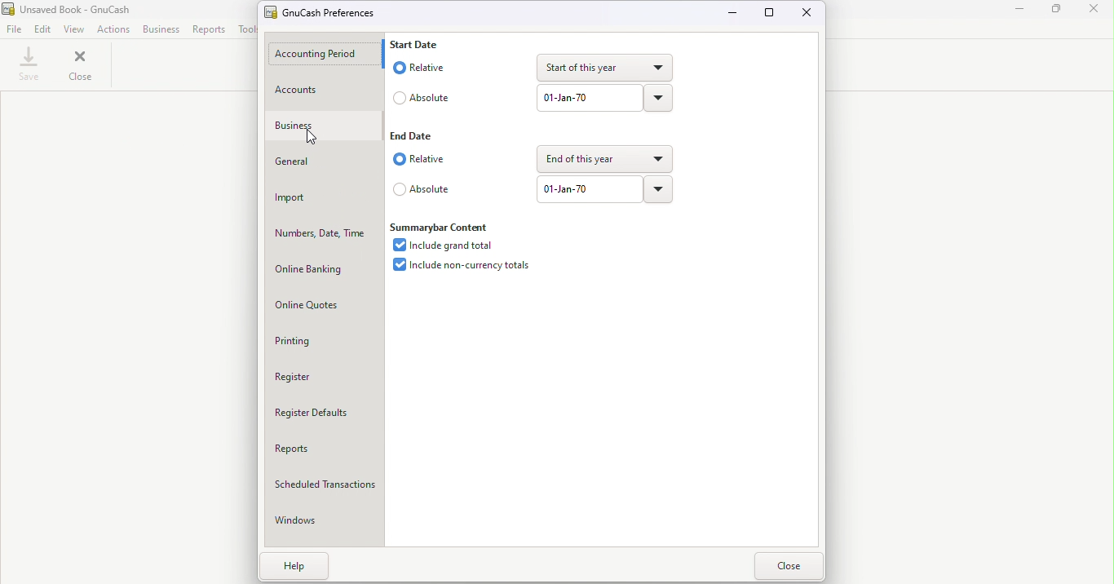  Describe the element at coordinates (113, 29) in the screenshot. I see `Actions` at that location.